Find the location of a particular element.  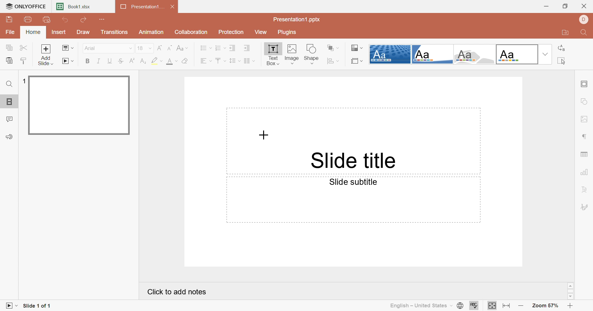

Cursor is located at coordinates (263, 135).